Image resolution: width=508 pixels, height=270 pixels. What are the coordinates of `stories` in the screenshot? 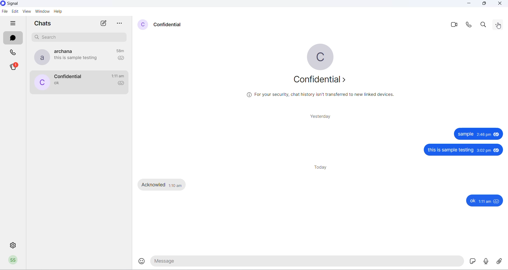 It's located at (15, 66).